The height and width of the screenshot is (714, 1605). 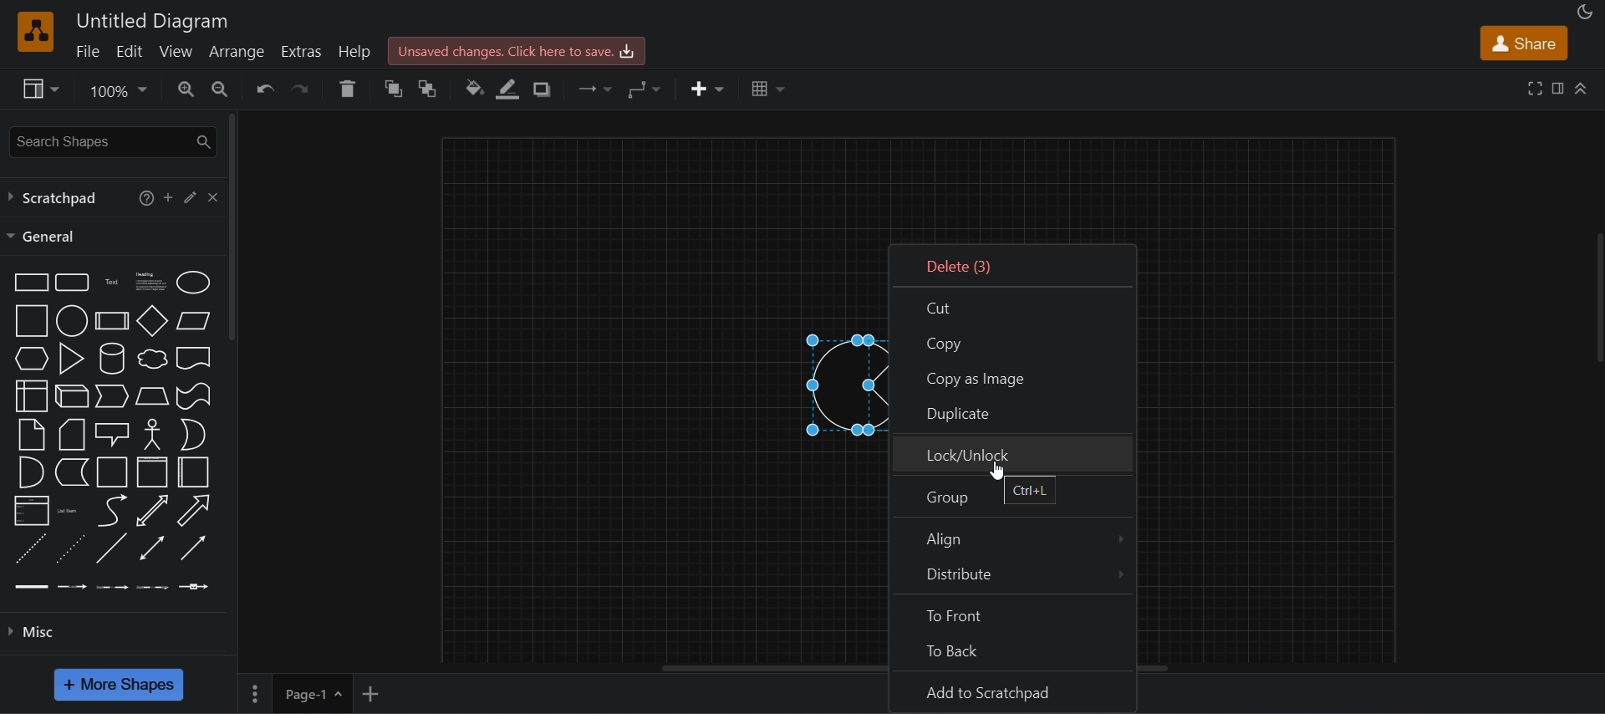 What do you see at coordinates (768, 89) in the screenshot?
I see `tavle` at bounding box center [768, 89].